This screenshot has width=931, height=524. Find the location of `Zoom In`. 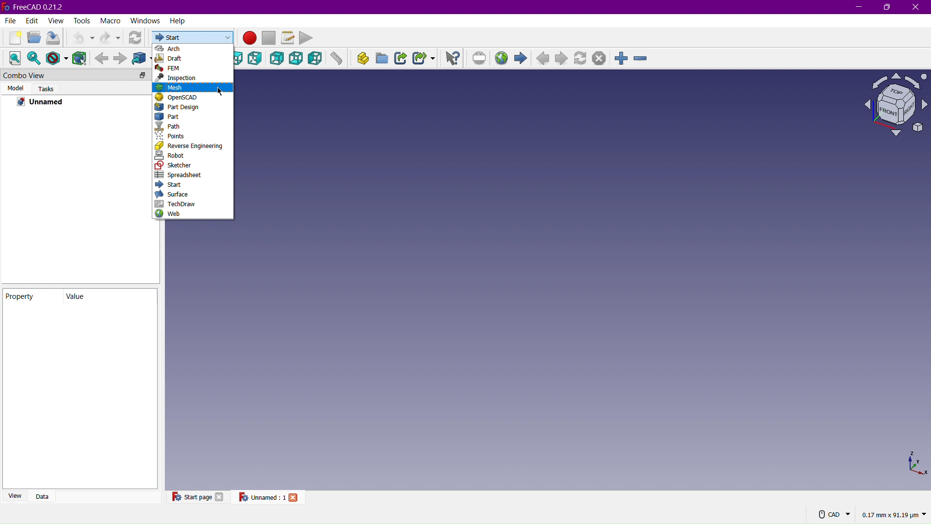

Zoom In is located at coordinates (622, 57).